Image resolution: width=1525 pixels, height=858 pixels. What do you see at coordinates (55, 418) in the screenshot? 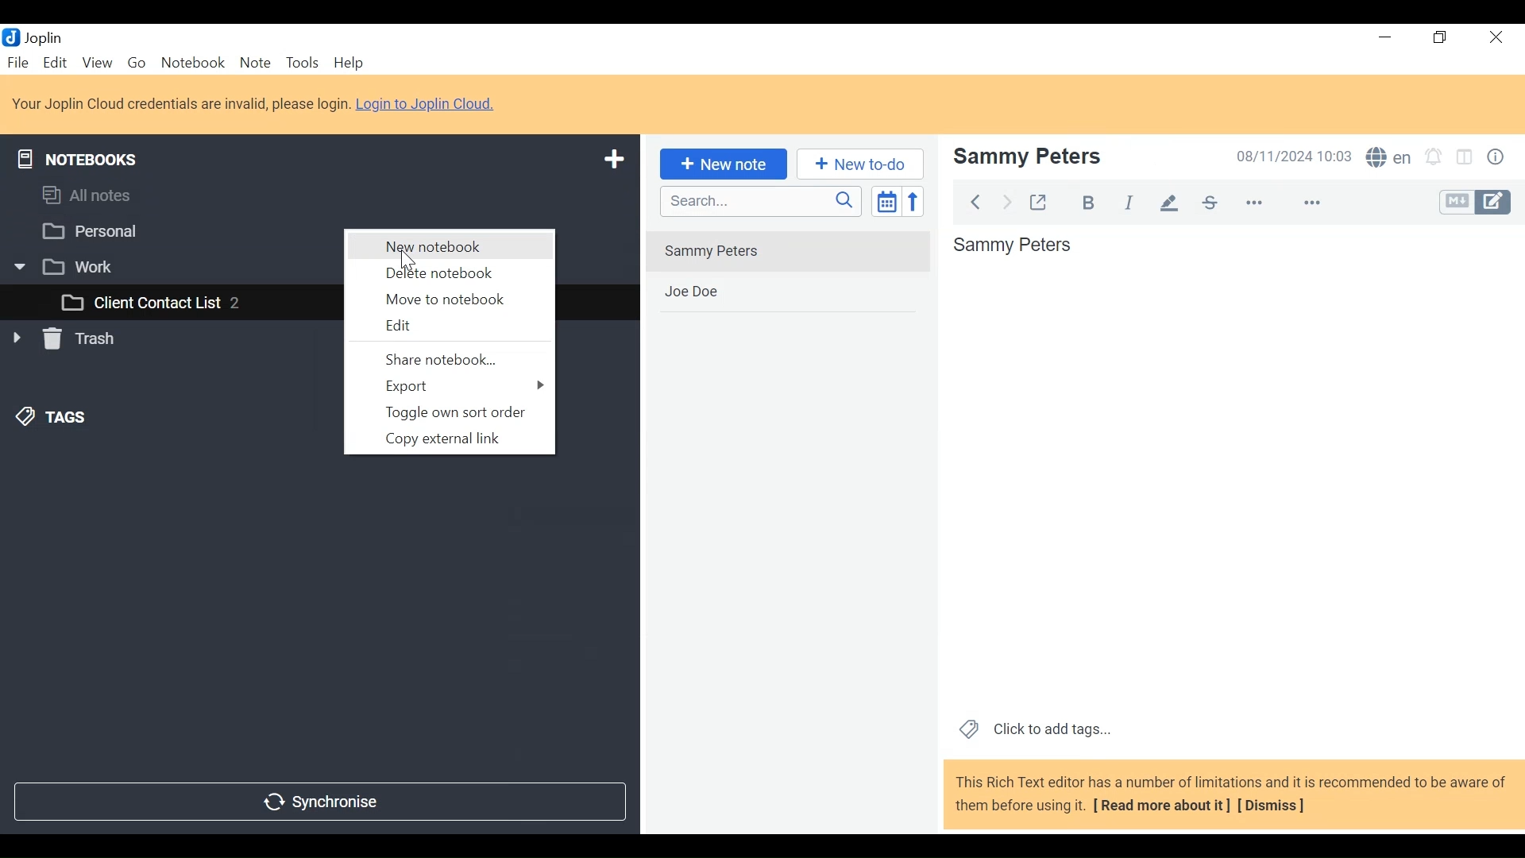
I see ` Tacs` at bounding box center [55, 418].